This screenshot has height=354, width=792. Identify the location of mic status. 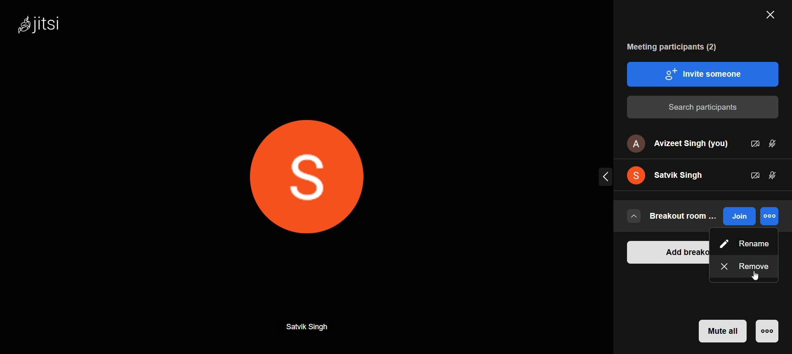
(773, 144).